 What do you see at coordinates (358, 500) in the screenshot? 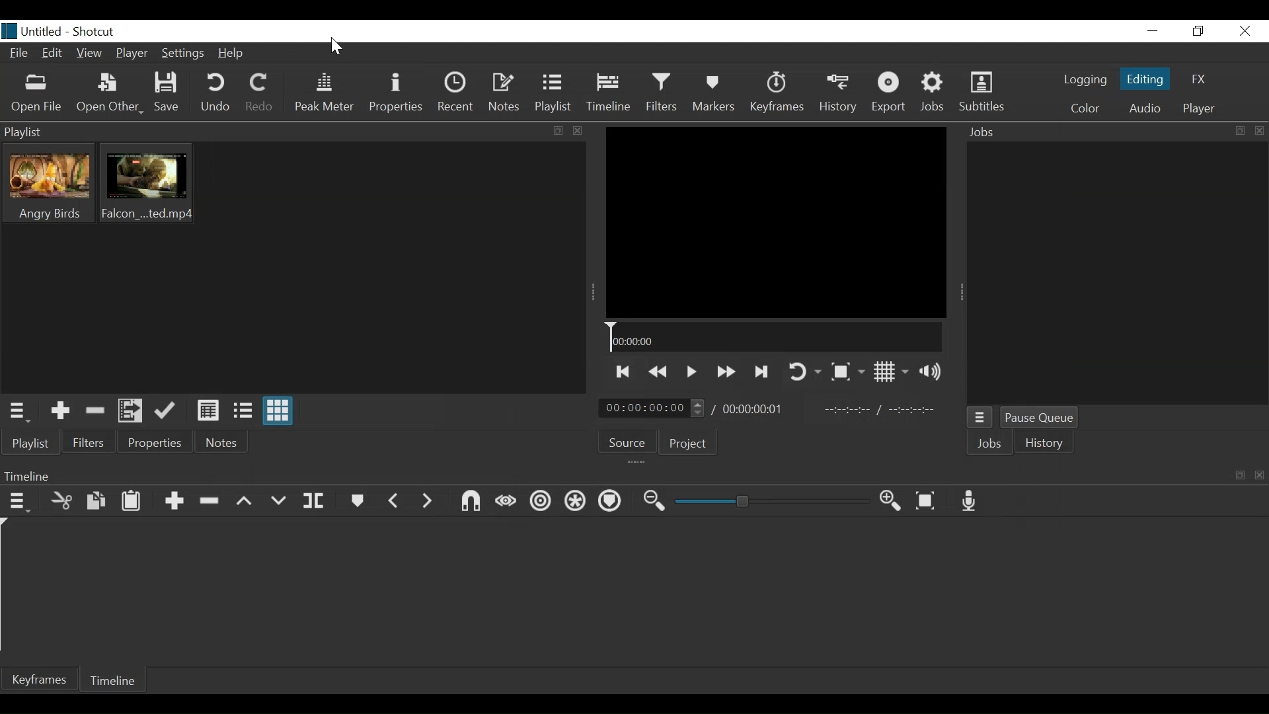
I see `Markers` at bounding box center [358, 500].